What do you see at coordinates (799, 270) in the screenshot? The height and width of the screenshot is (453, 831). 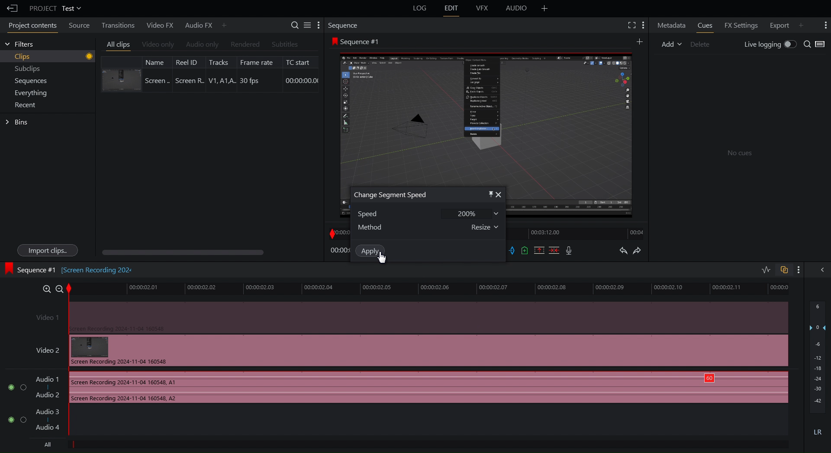 I see `More` at bounding box center [799, 270].